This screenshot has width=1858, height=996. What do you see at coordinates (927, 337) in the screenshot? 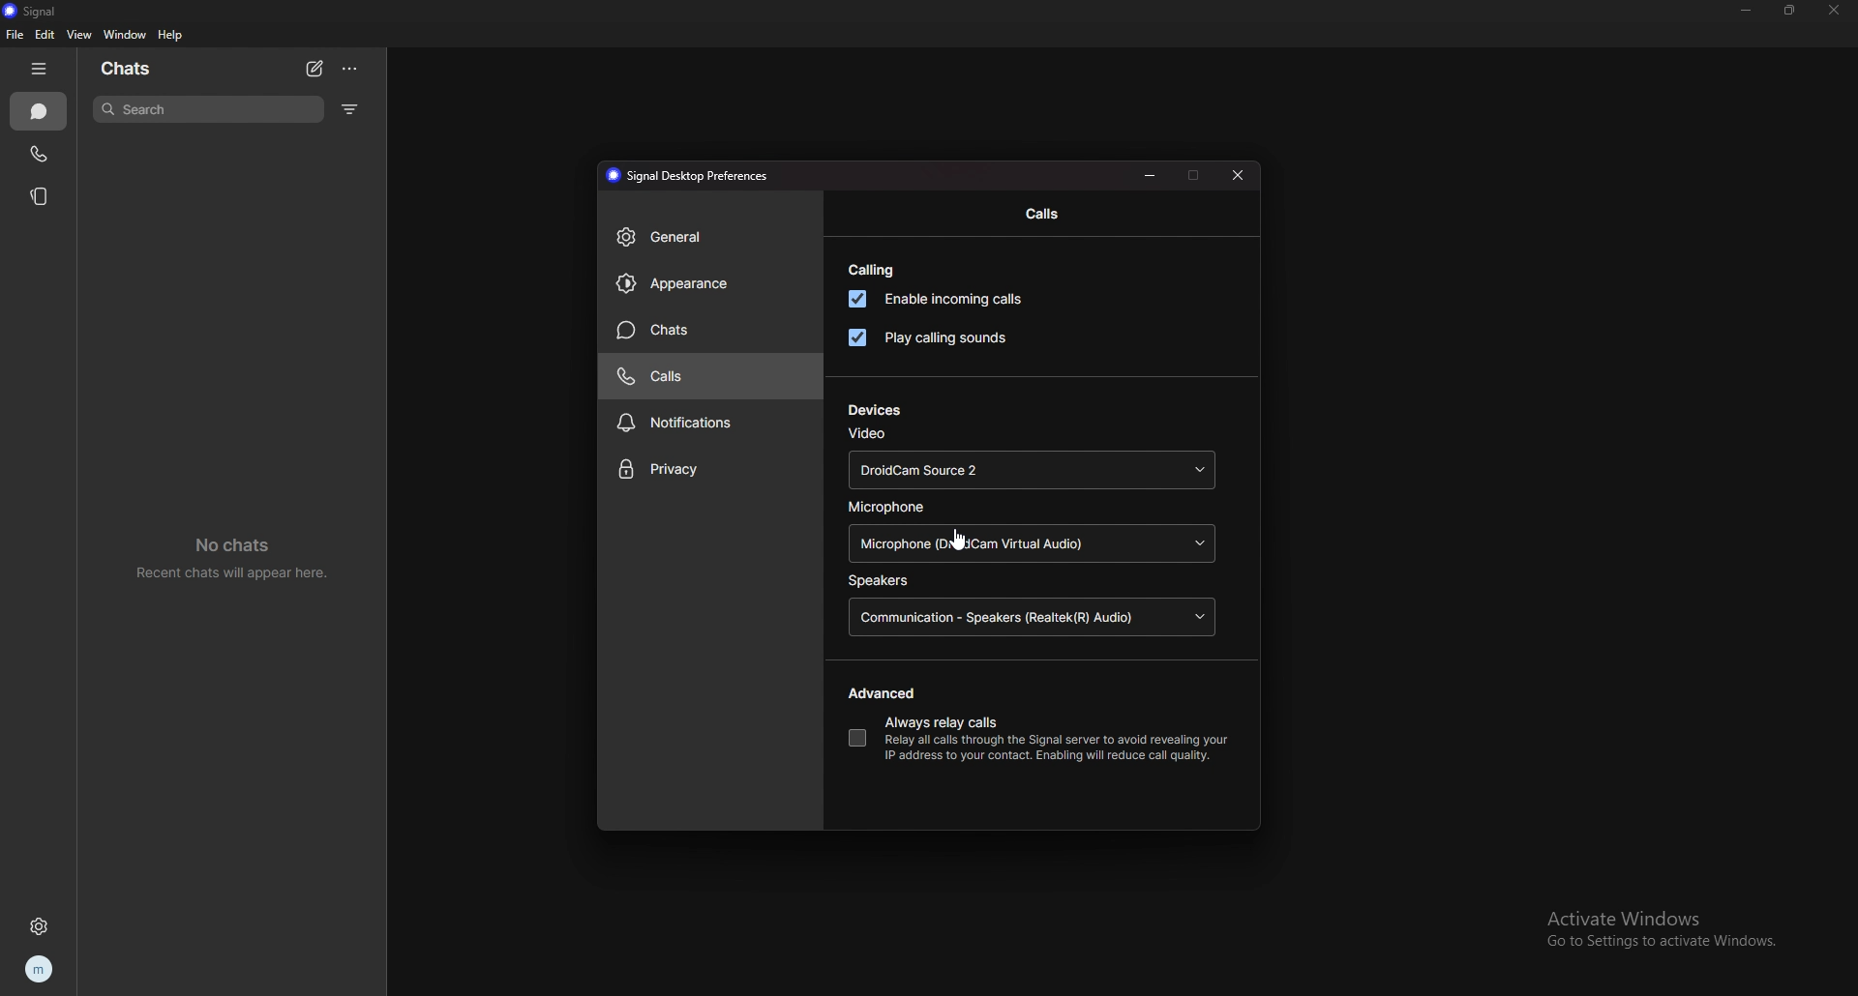
I see `play calling sounds` at bounding box center [927, 337].